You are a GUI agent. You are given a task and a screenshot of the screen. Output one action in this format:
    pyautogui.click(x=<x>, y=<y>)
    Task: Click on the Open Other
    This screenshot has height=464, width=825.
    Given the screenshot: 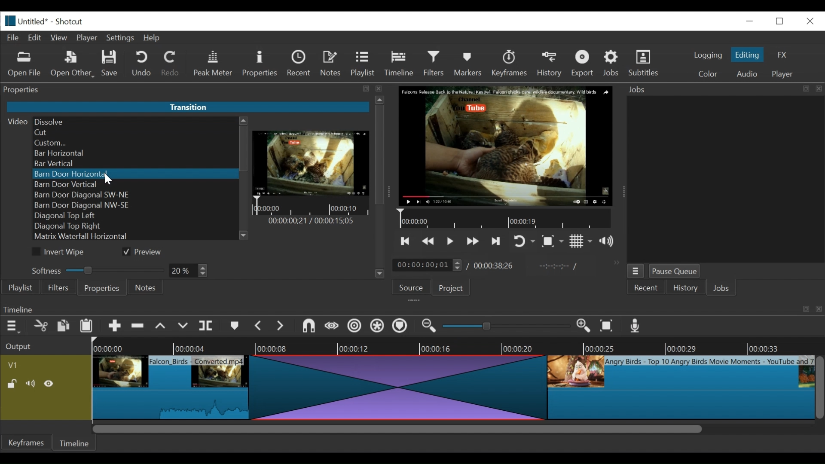 What is the action you would take?
    pyautogui.click(x=73, y=64)
    